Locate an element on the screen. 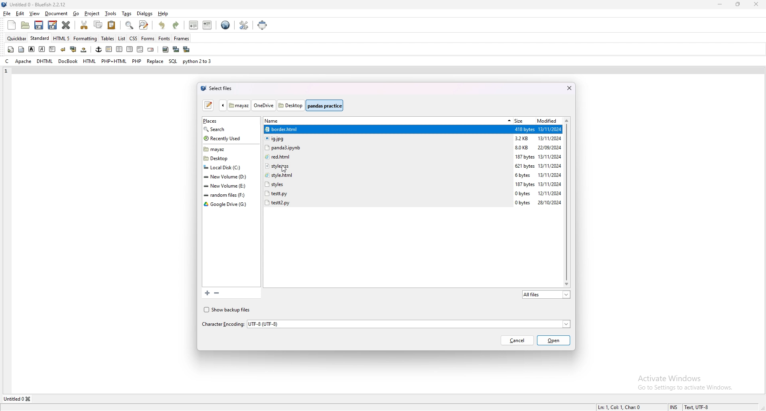  187 bytes is located at coordinates (525, 157).